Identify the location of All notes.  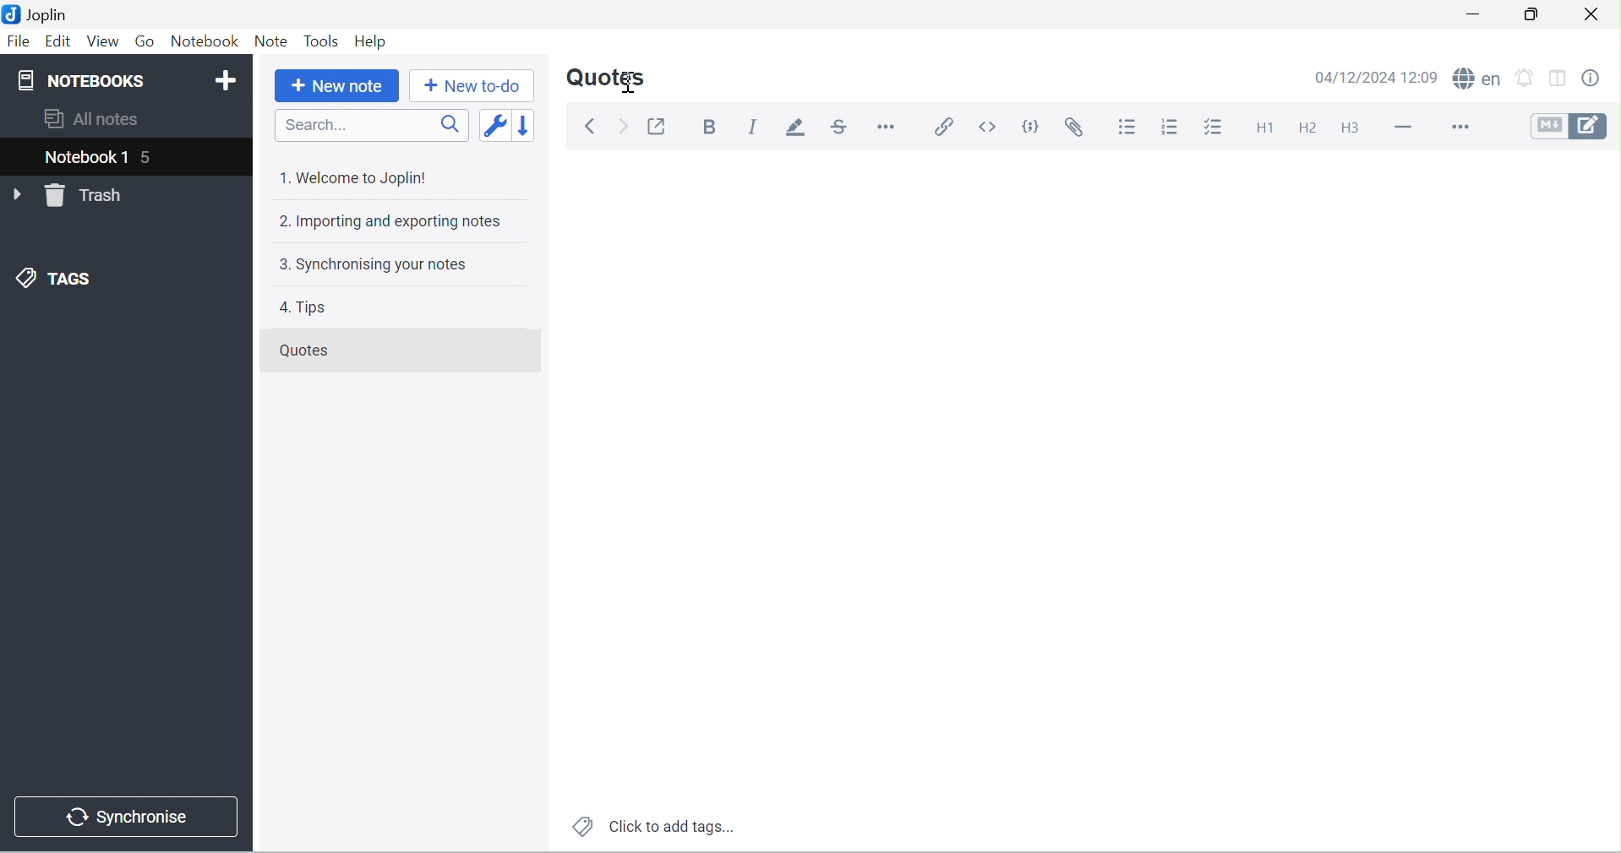
(92, 119).